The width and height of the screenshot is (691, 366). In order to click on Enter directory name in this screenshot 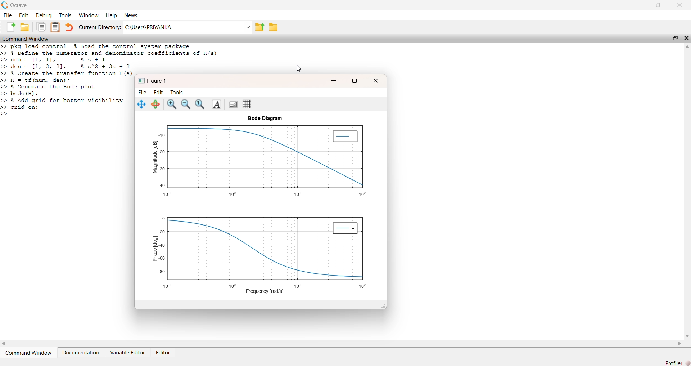, I will do `click(248, 27)`.